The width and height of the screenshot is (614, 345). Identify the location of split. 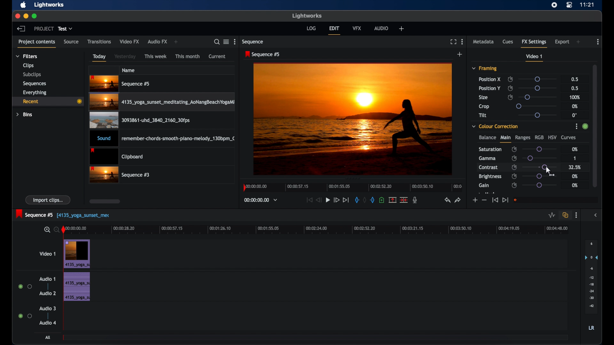
(404, 199).